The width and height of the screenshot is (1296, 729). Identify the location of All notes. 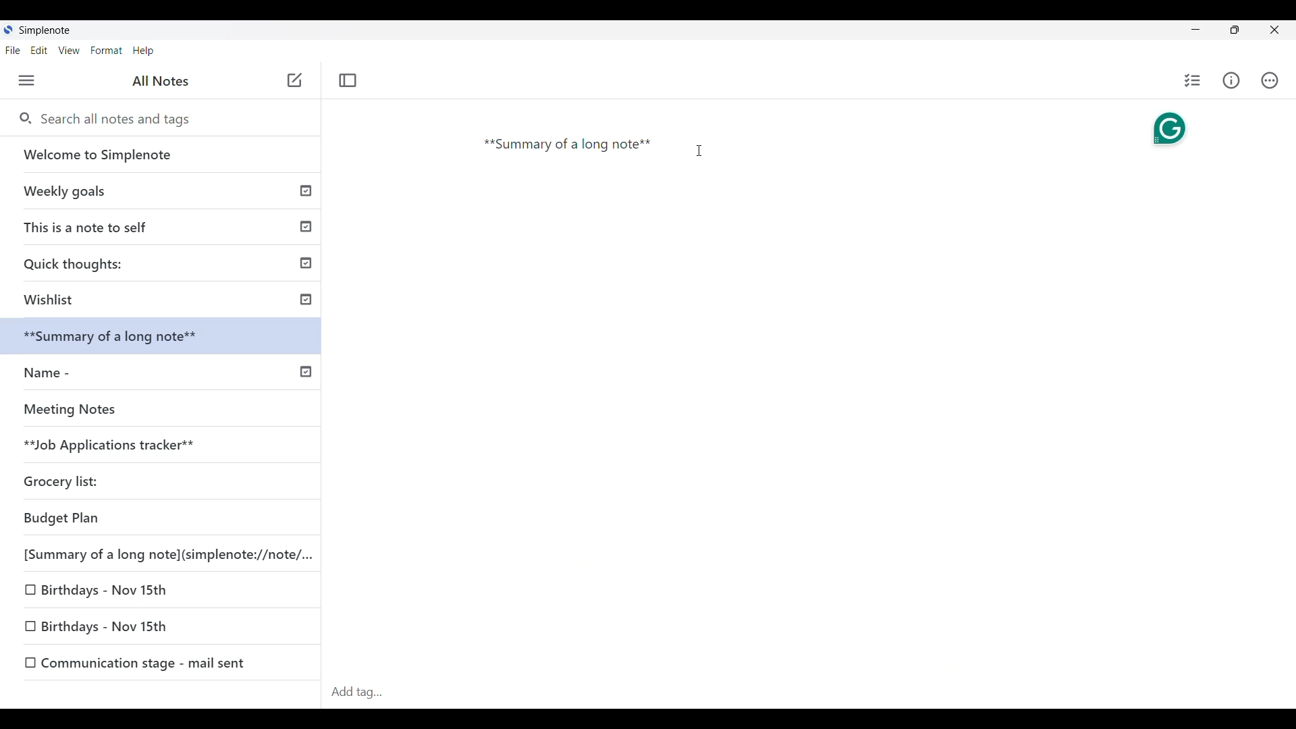
(161, 80).